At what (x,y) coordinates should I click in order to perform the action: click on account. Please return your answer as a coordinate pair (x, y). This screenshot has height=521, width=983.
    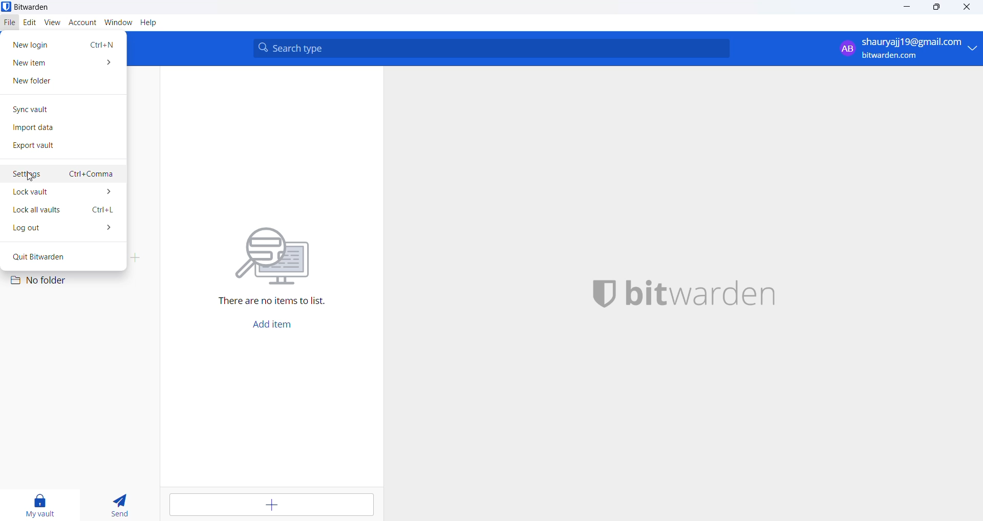
    Looking at the image, I should click on (82, 23).